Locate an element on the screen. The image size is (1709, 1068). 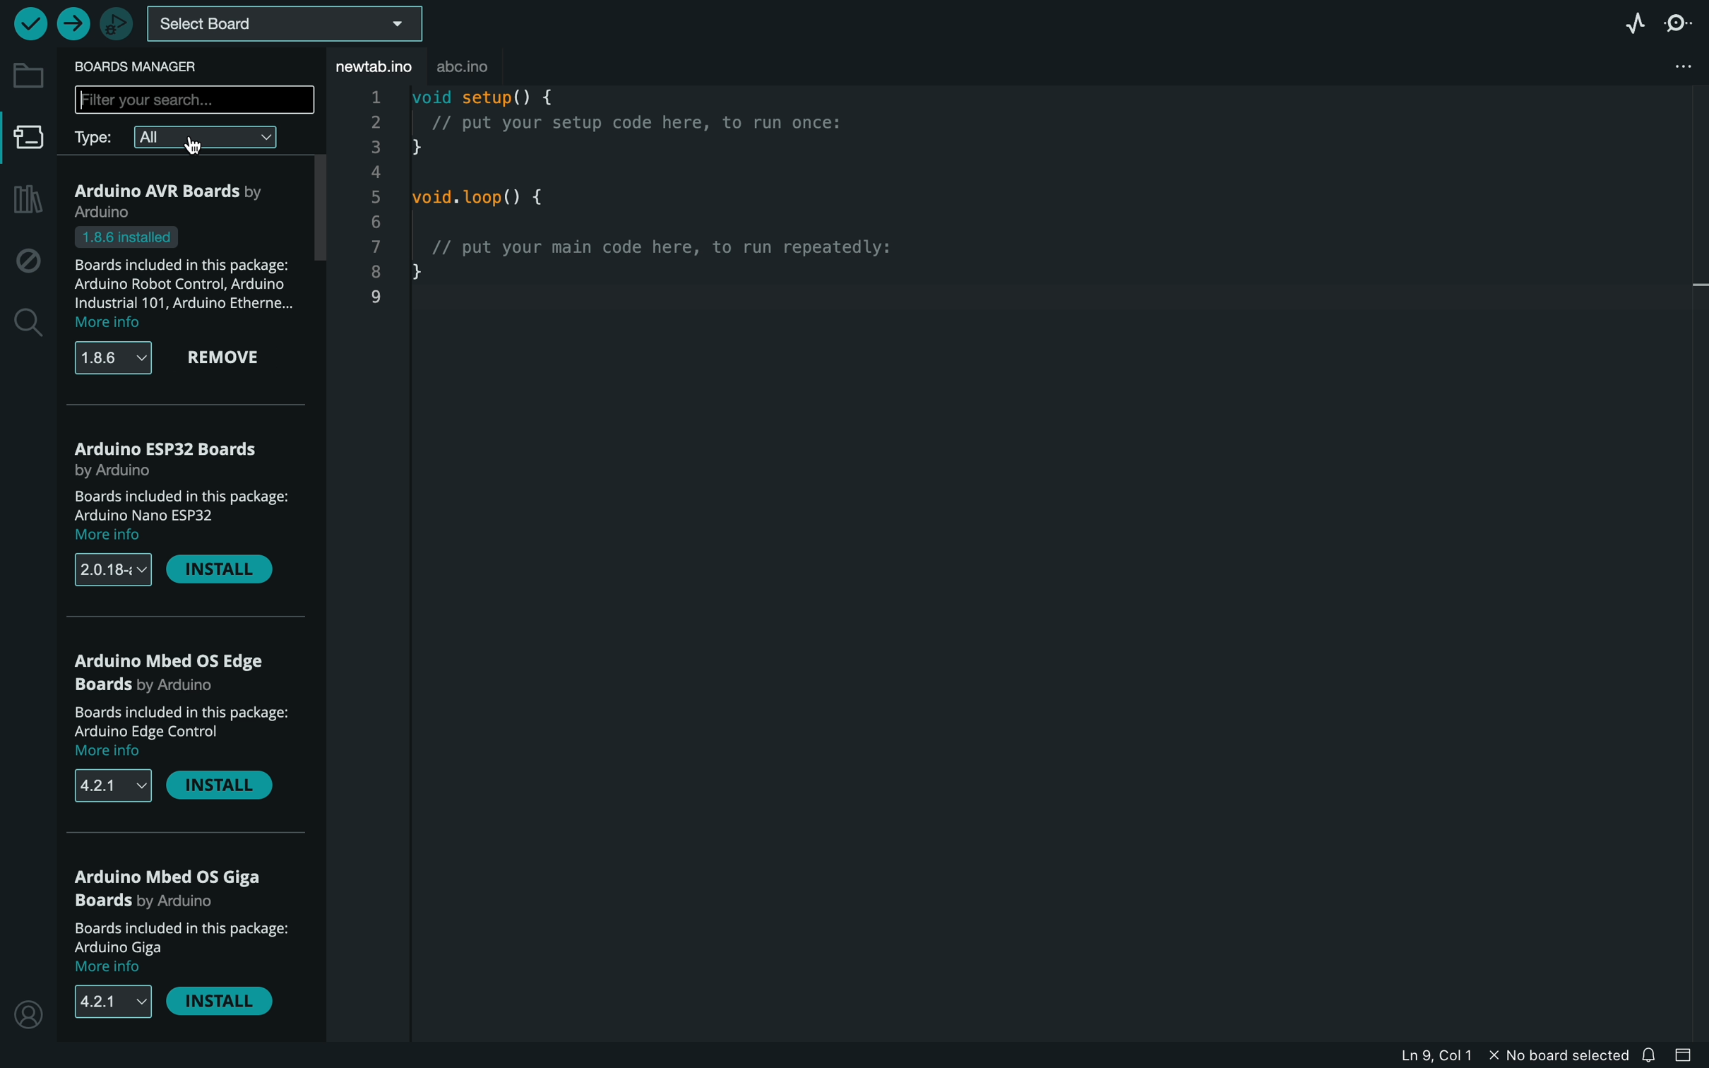
Mbed OS Boards is located at coordinates (182, 672).